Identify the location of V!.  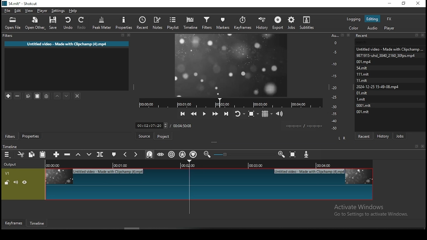
(6, 173).